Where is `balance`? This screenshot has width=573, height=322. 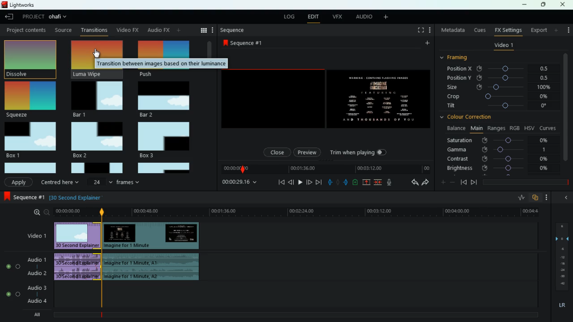
balance is located at coordinates (455, 128).